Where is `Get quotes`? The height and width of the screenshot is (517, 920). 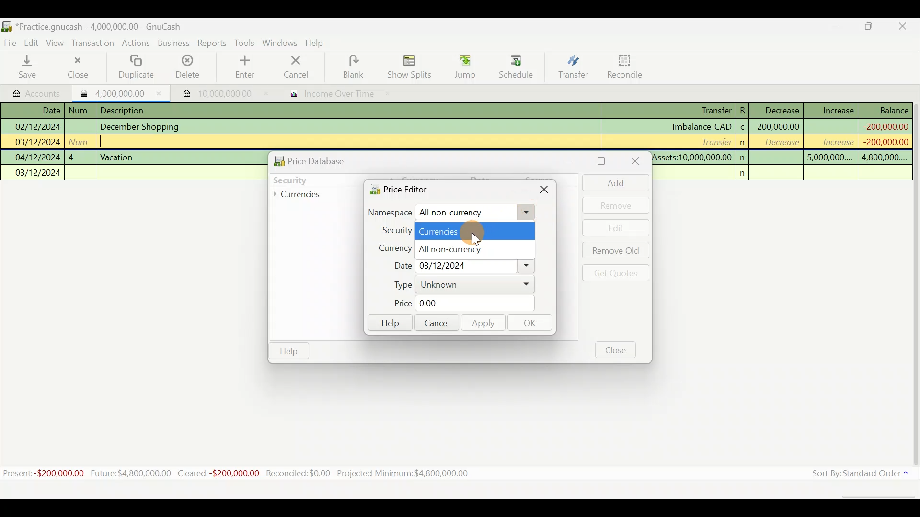
Get quotes is located at coordinates (614, 272).